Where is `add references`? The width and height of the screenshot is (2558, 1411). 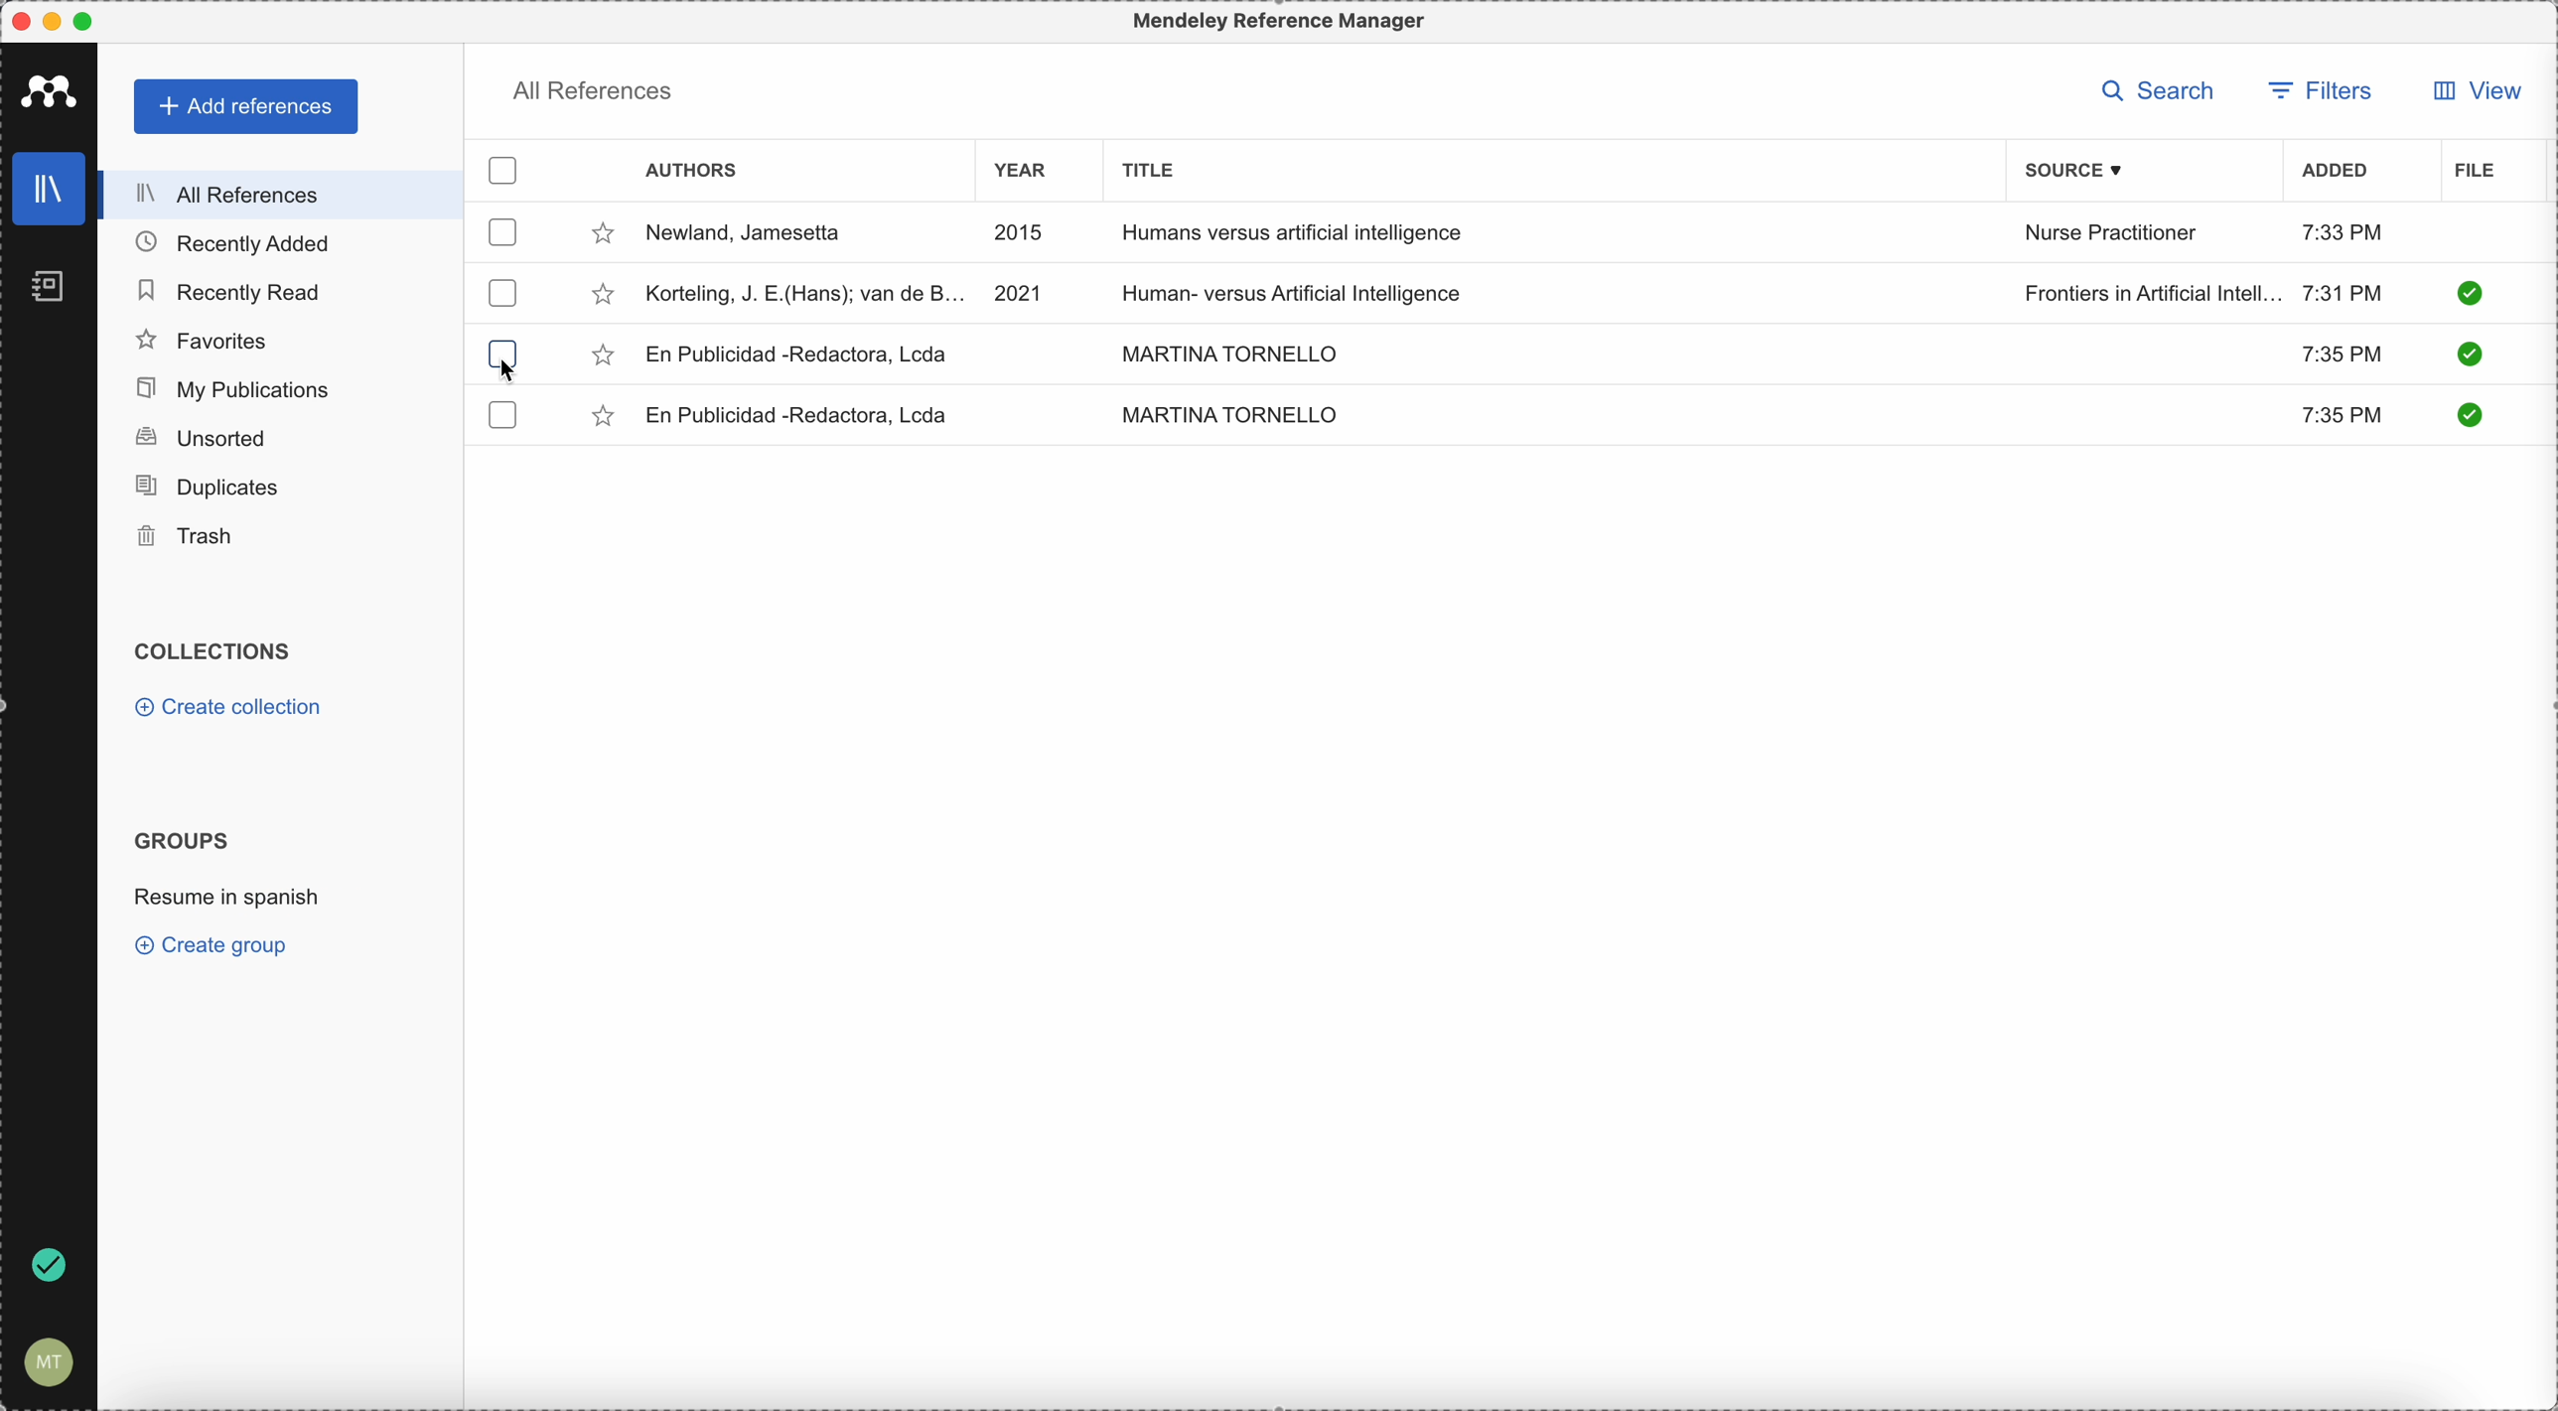 add references is located at coordinates (248, 107).